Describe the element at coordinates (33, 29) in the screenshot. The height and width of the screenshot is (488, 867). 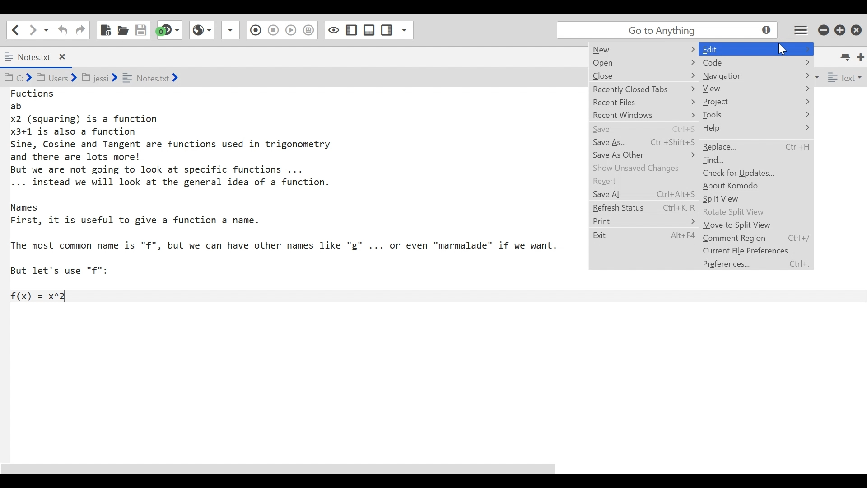
I see `Go forward one location` at that location.